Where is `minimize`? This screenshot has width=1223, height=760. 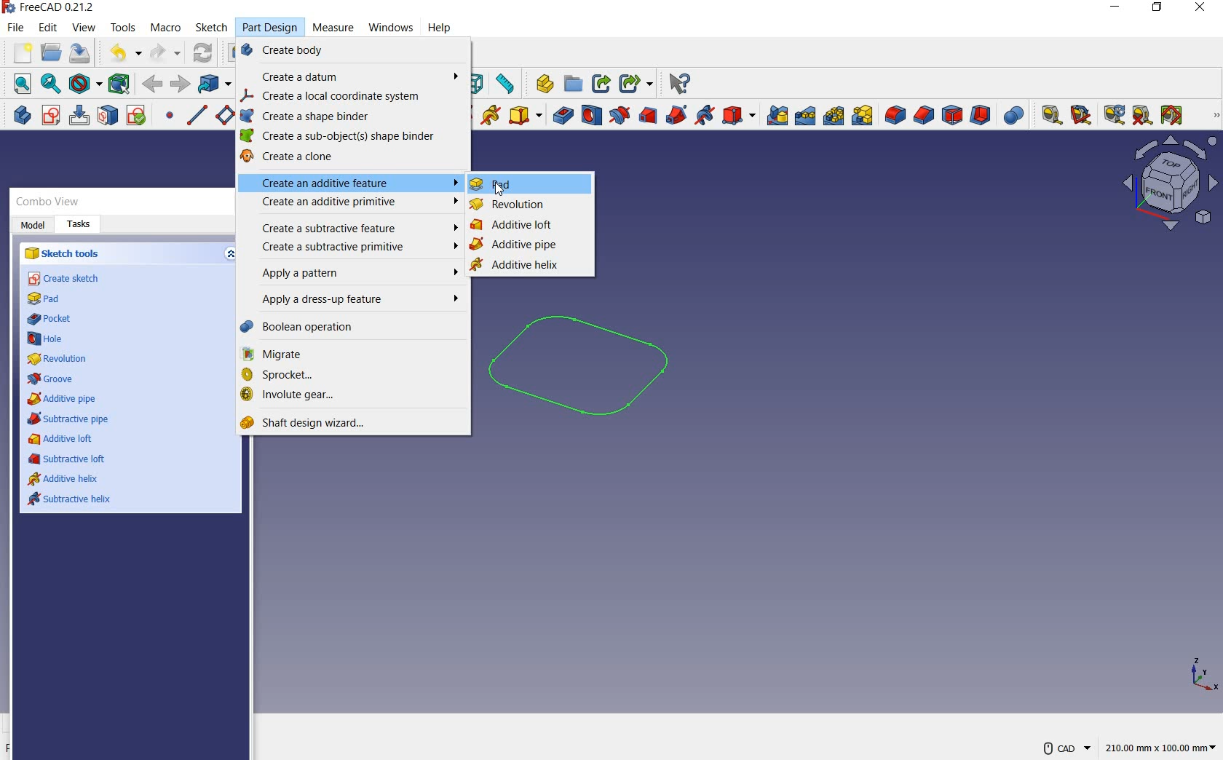 minimize is located at coordinates (1117, 7).